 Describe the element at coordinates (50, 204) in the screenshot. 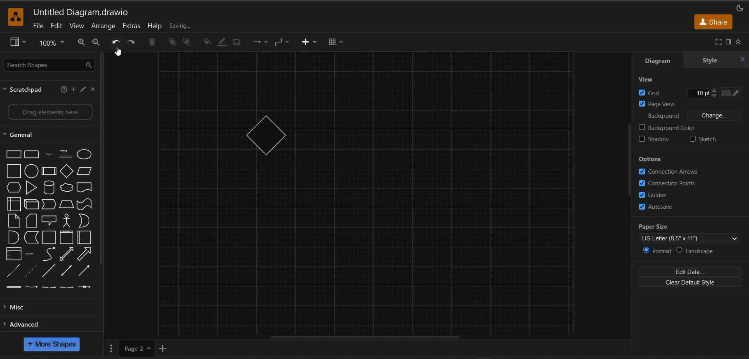

I see `Step` at that location.